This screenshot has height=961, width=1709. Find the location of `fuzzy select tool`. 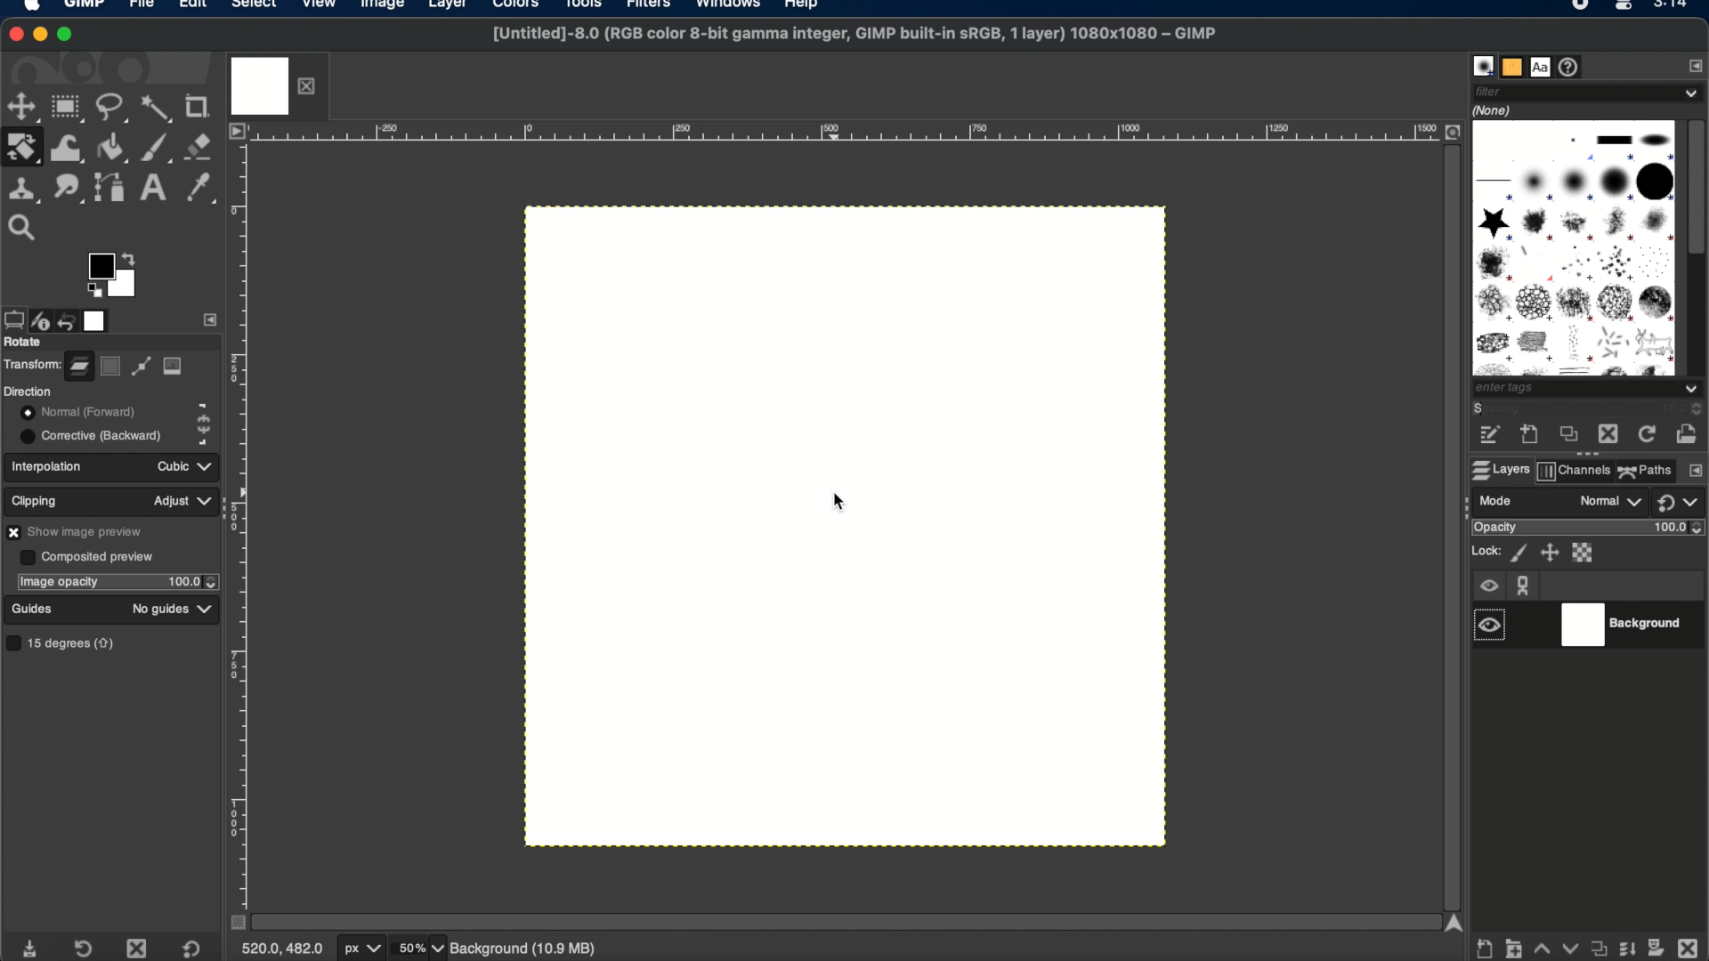

fuzzy select tool is located at coordinates (158, 109).